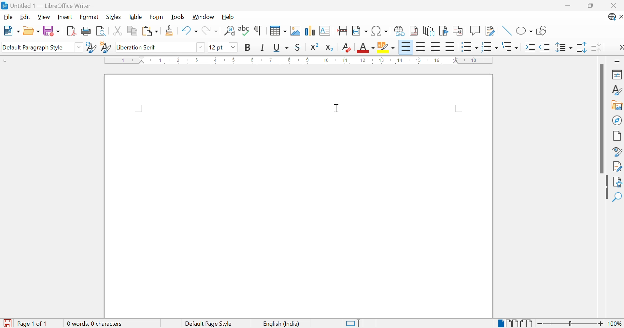 The height and width of the screenshot is (328, 624). What do you see at coordinates (491, 48) in the screenshot?
I see `Toggle ordered list` at bounding box center [491, 48].